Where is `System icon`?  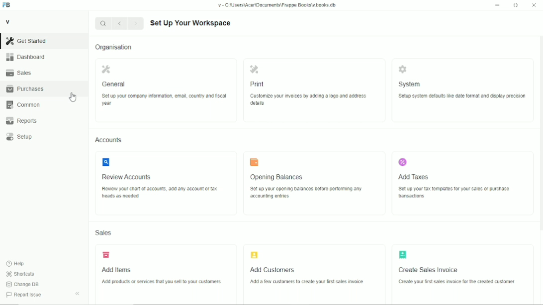
System icon is located at coordinates (403, 69).